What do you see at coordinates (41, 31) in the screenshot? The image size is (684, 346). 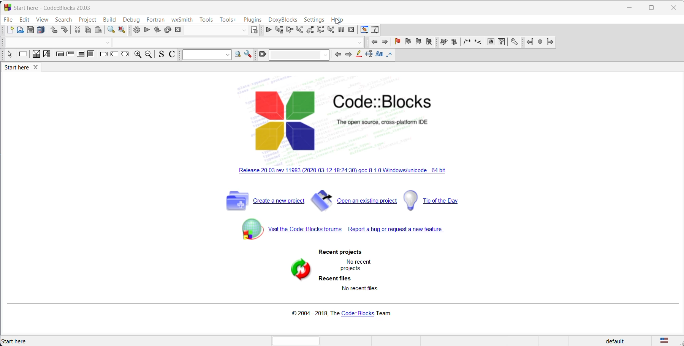 I see `save all` at bounding box center [41, 31].